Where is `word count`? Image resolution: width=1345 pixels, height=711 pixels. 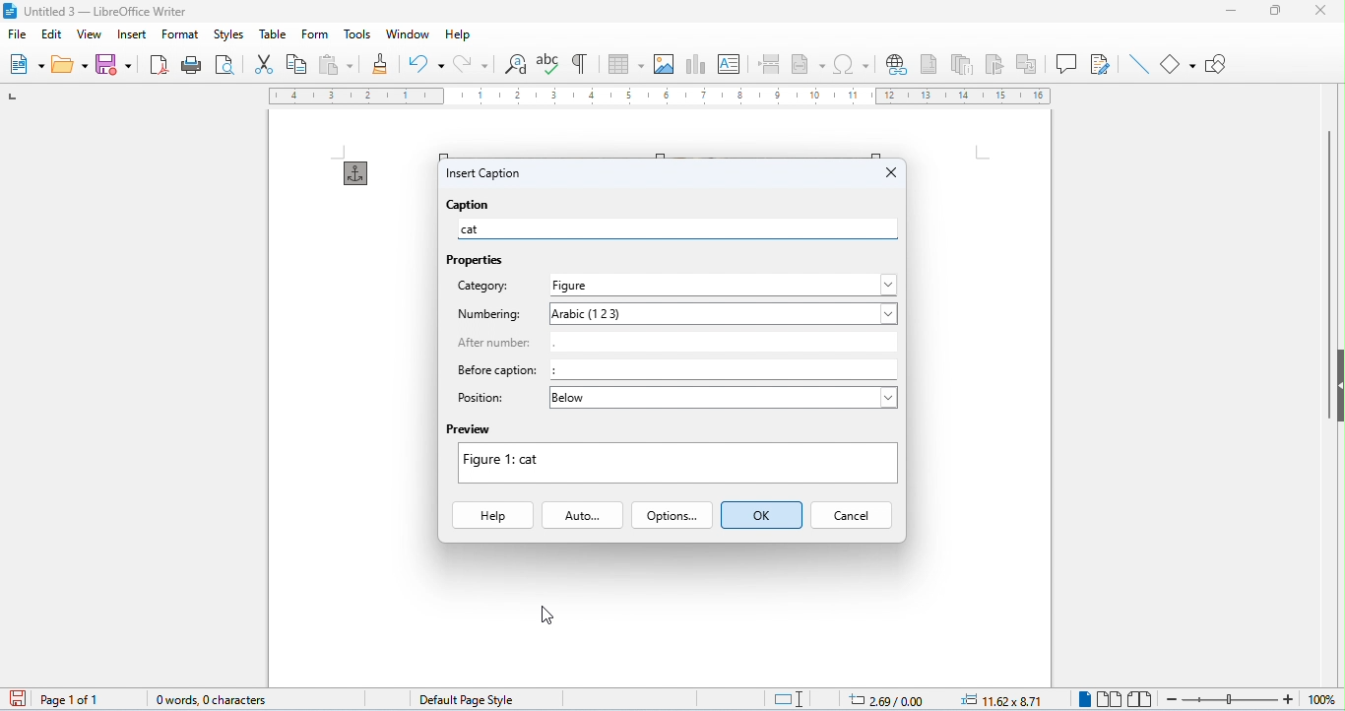
word count is located at coordinates (204, 696).